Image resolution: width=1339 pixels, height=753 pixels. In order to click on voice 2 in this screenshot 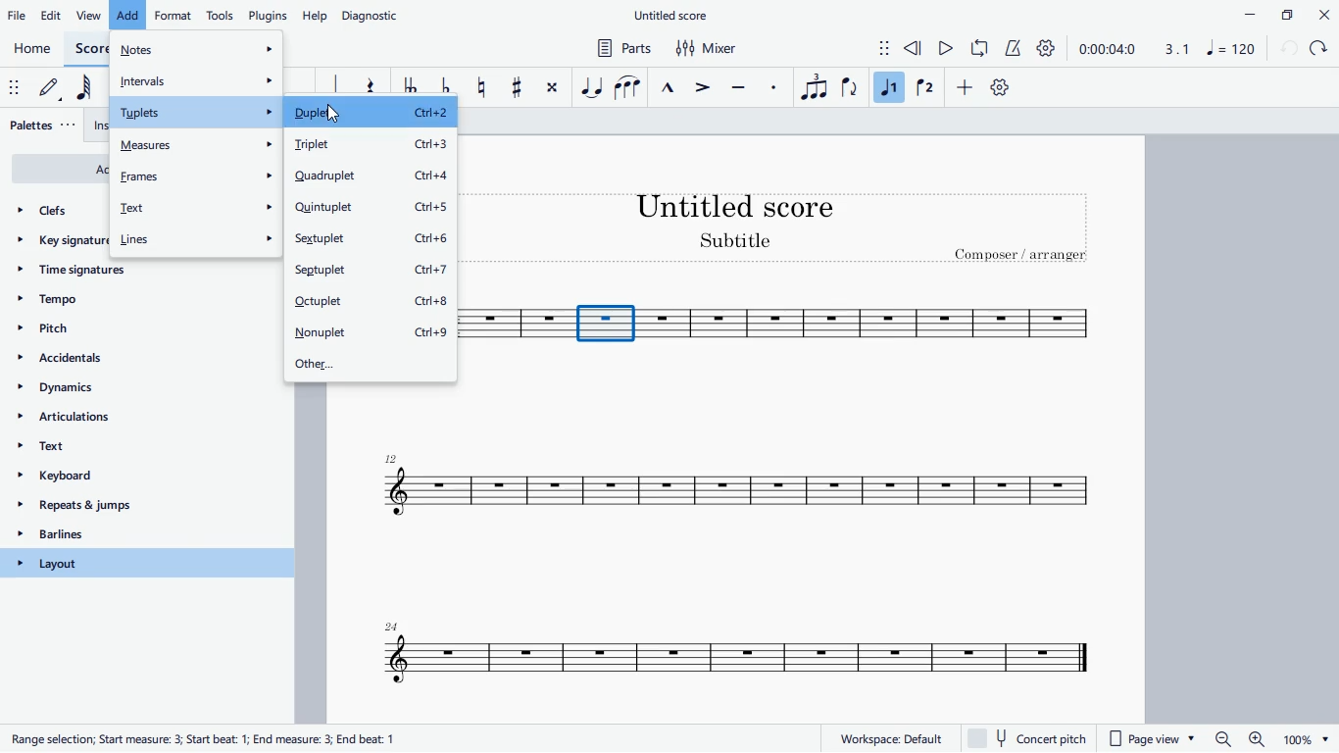, I will do `click(924, 89)`.